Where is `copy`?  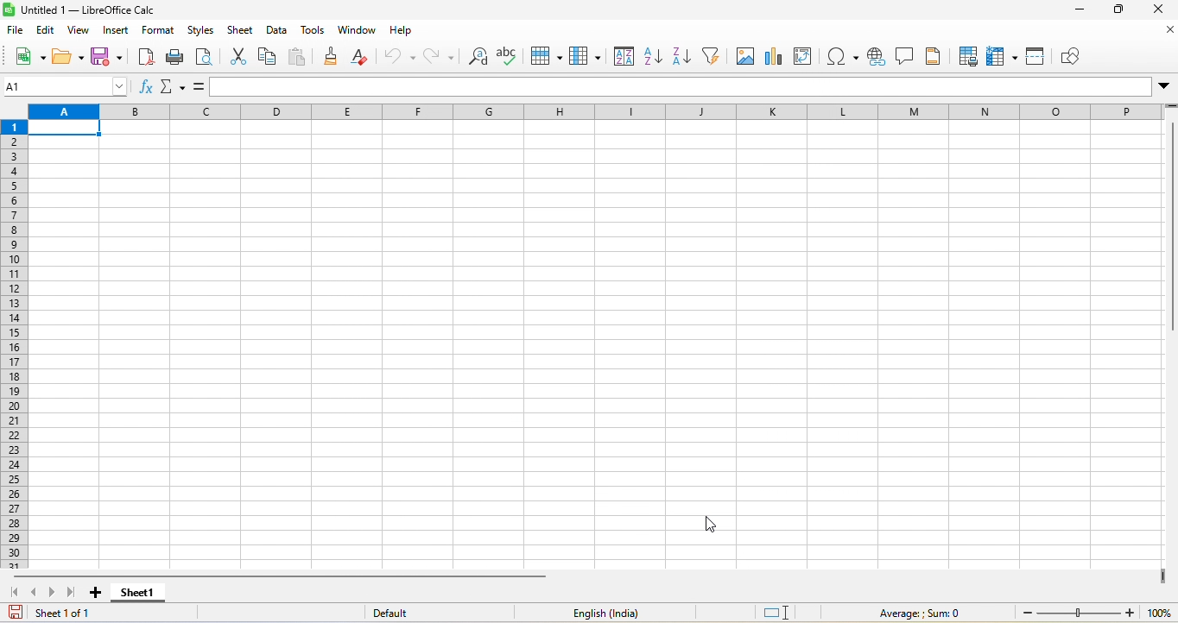 copy is located at coordinates (269, 59).